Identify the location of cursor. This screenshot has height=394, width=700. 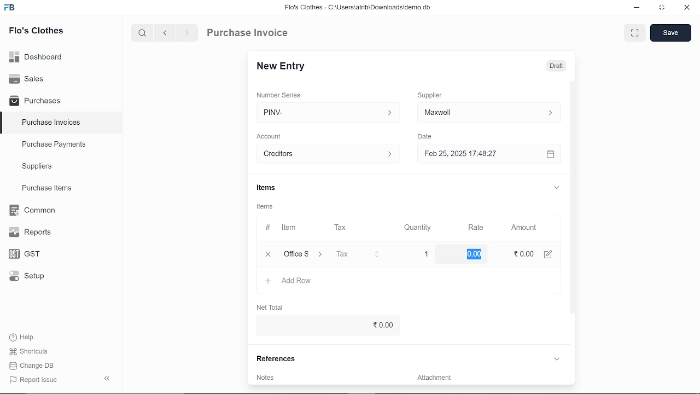
(476, 254).